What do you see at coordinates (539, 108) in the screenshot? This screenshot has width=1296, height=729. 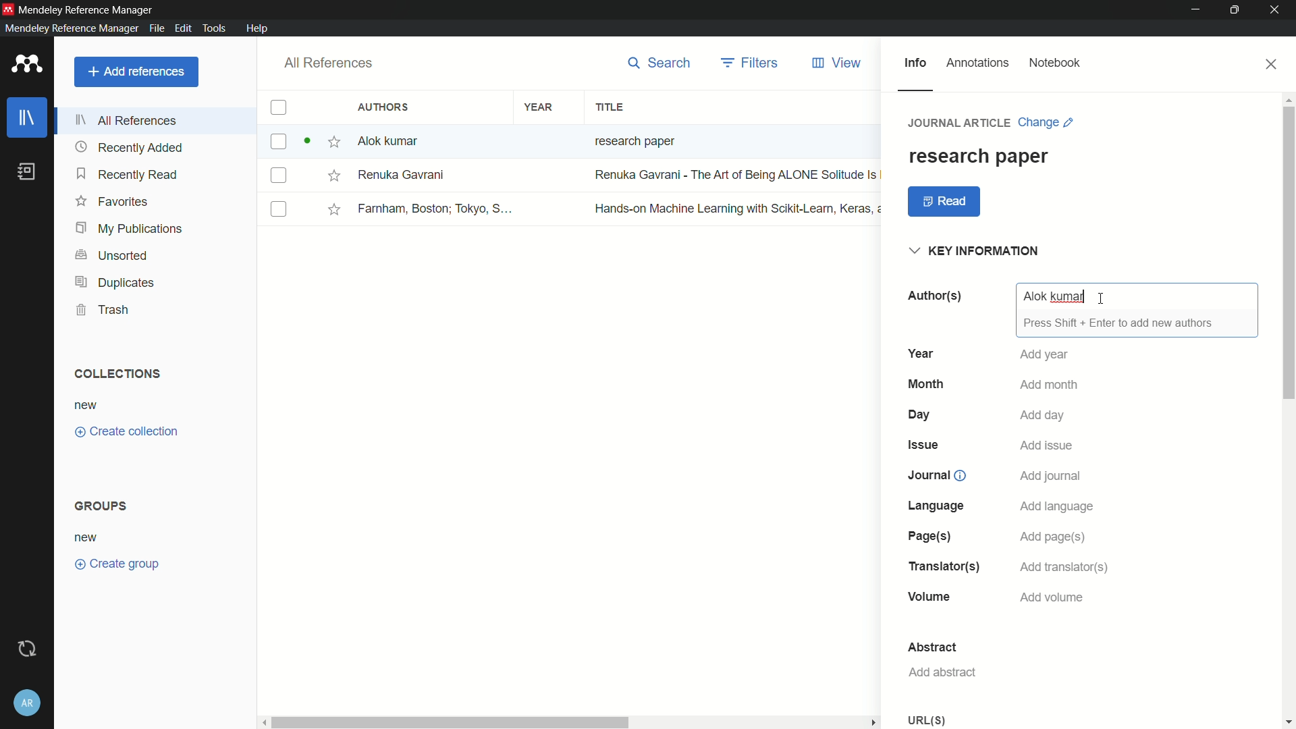 I see `year` at bounding box center [539, 108].